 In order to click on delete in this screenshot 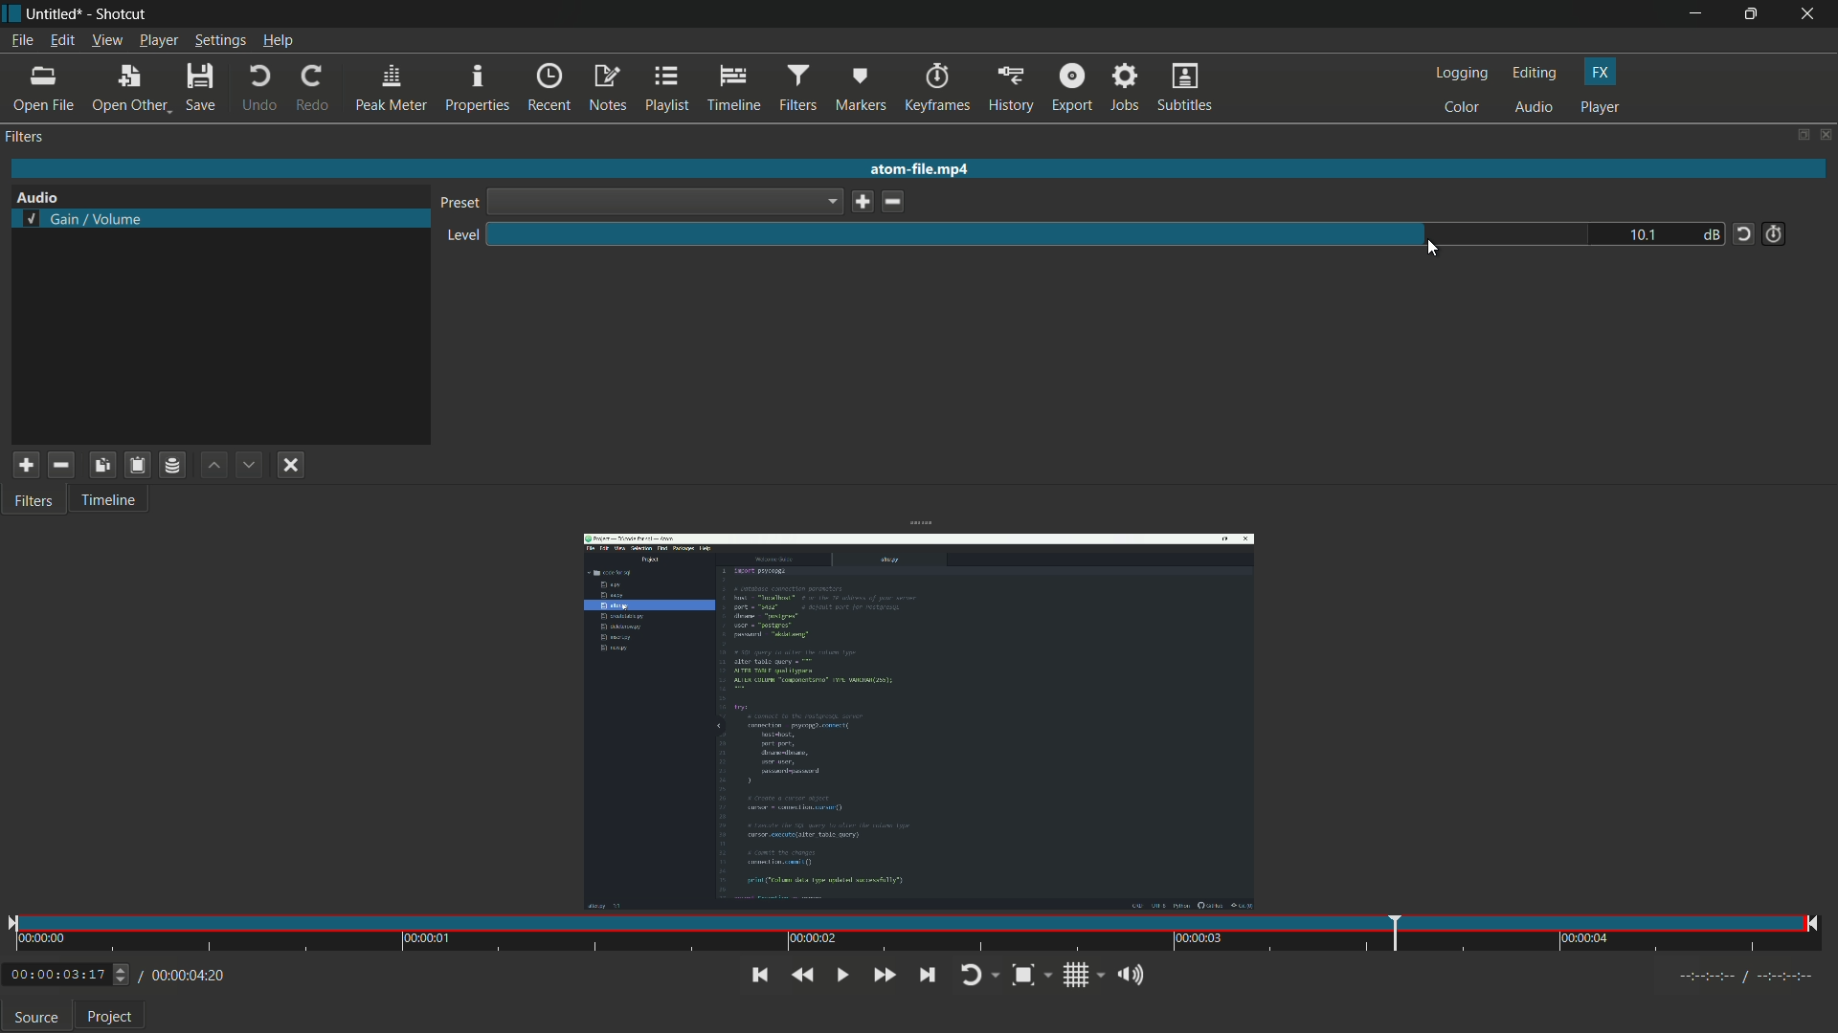, I will do `click(891, 202)`.